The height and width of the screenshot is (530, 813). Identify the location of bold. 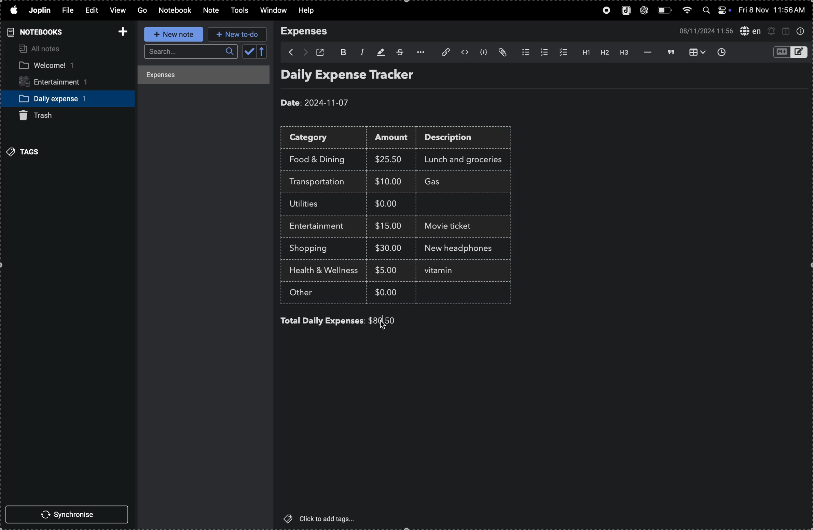
(342, 51).